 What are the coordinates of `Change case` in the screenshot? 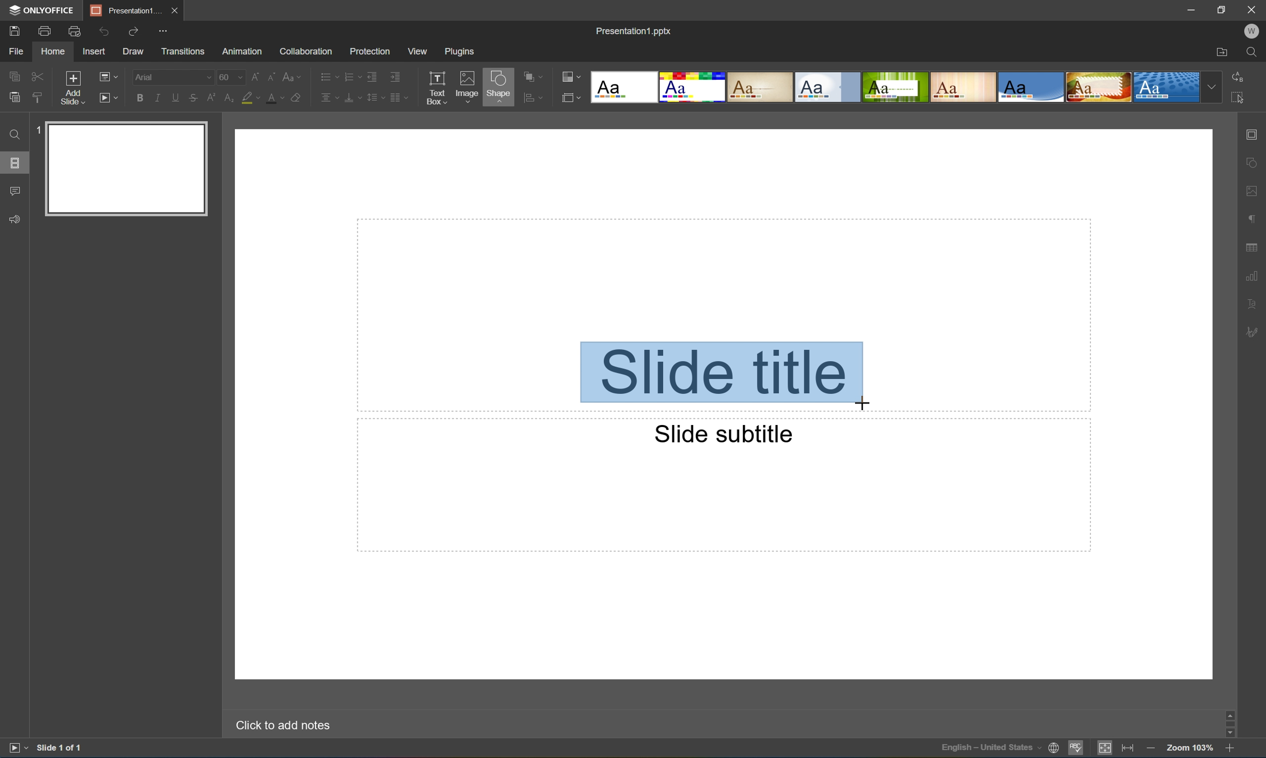 It's located at (295, 77).